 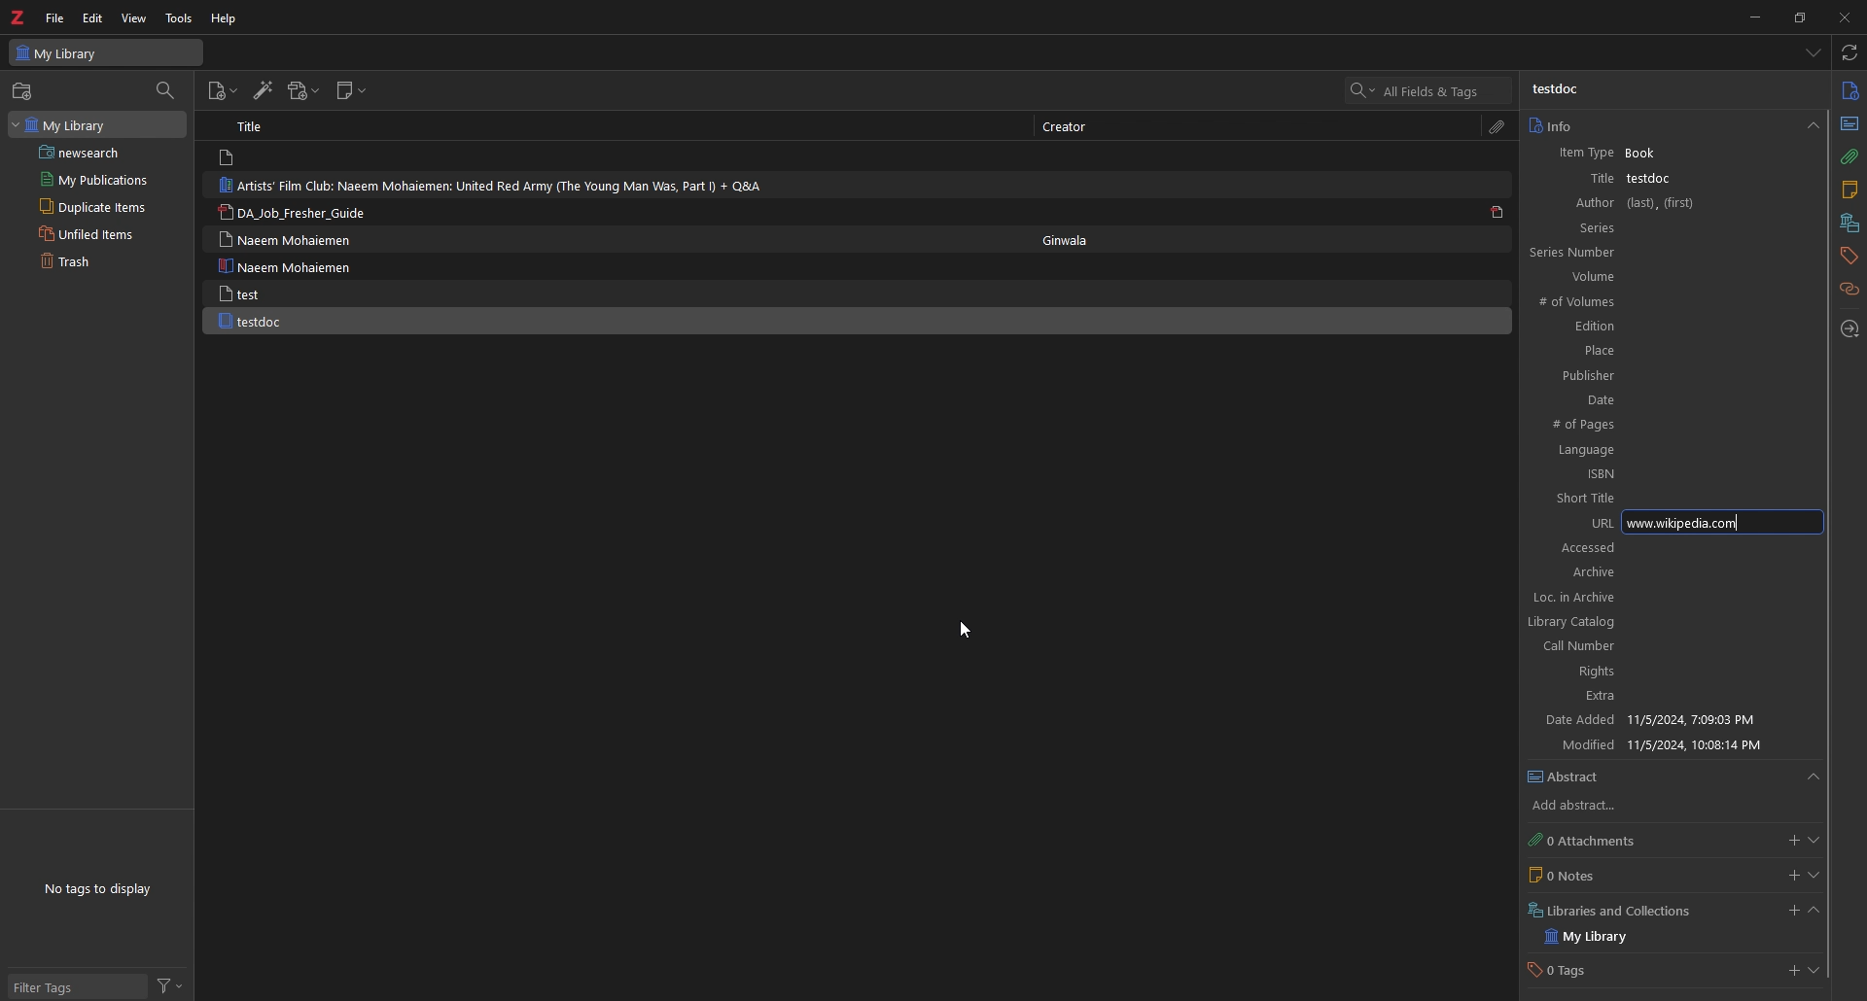 What do you see at coordinates (1596, 939) in the screenshot?
I see `my library` at bounding box center [1596, 939].